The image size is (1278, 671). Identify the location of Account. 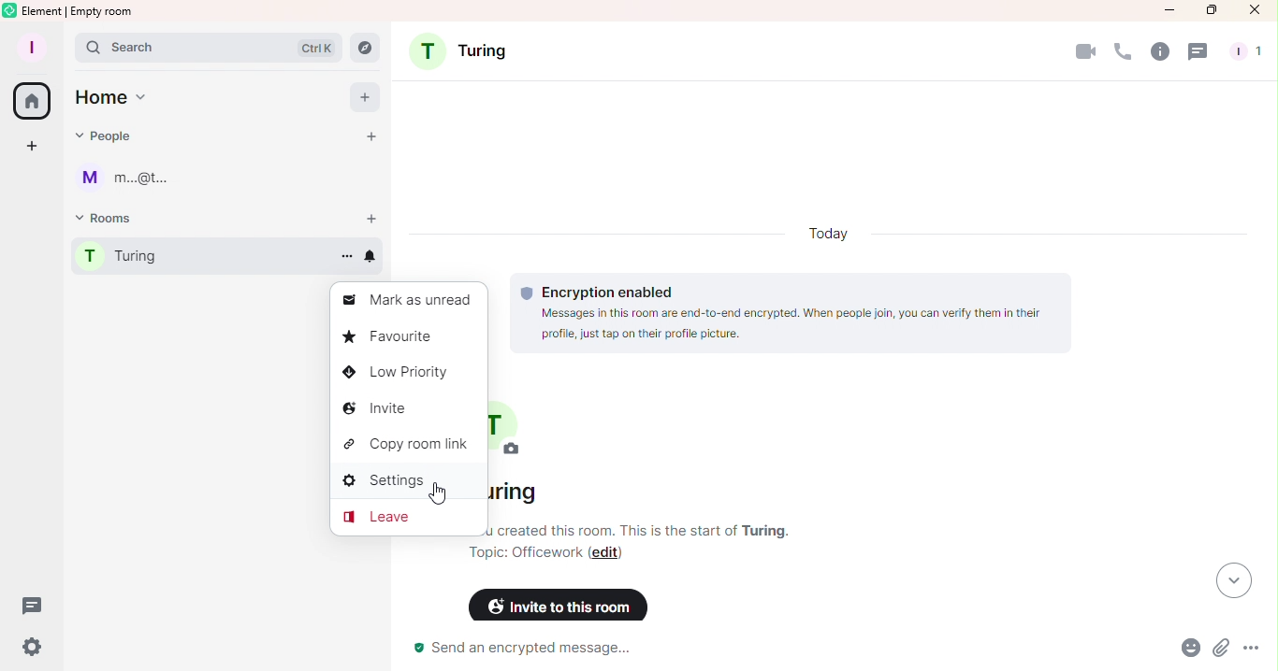
(36, 45).